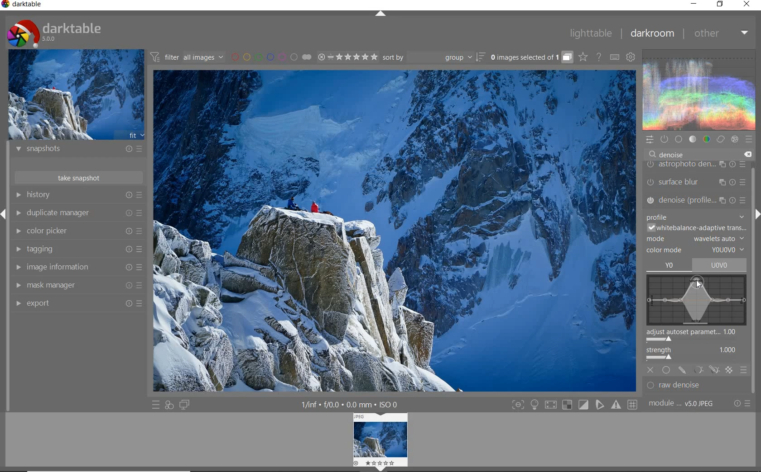  I want to click on grouped images, so click(531, 57).